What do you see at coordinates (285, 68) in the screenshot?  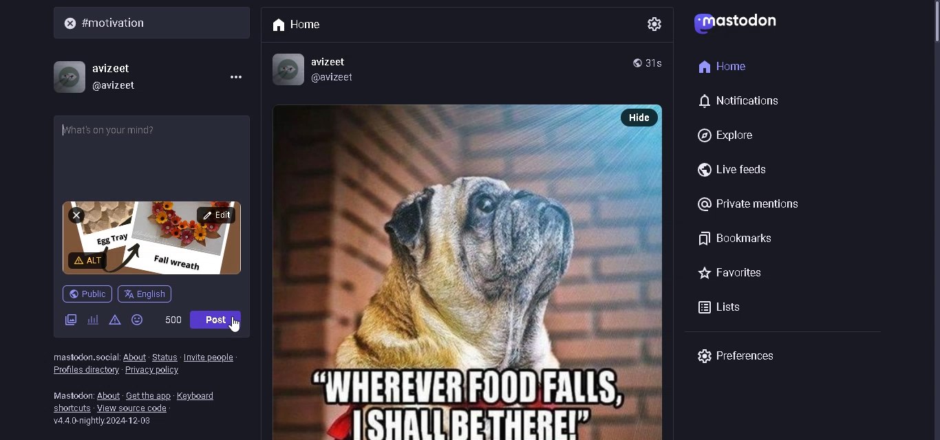 I see `profile picture` at bounding box center [285, 68].